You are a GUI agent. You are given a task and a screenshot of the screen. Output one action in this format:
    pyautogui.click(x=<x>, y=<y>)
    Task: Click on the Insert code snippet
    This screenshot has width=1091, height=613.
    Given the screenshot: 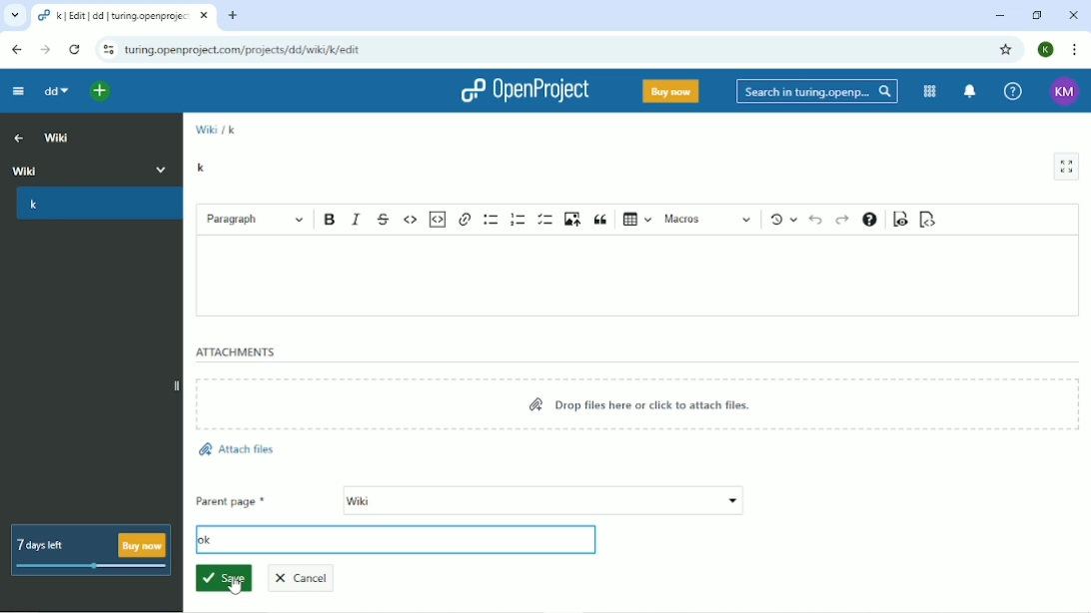 What is the action you would take?
    pyautogui.click(x=439, y=219)
    